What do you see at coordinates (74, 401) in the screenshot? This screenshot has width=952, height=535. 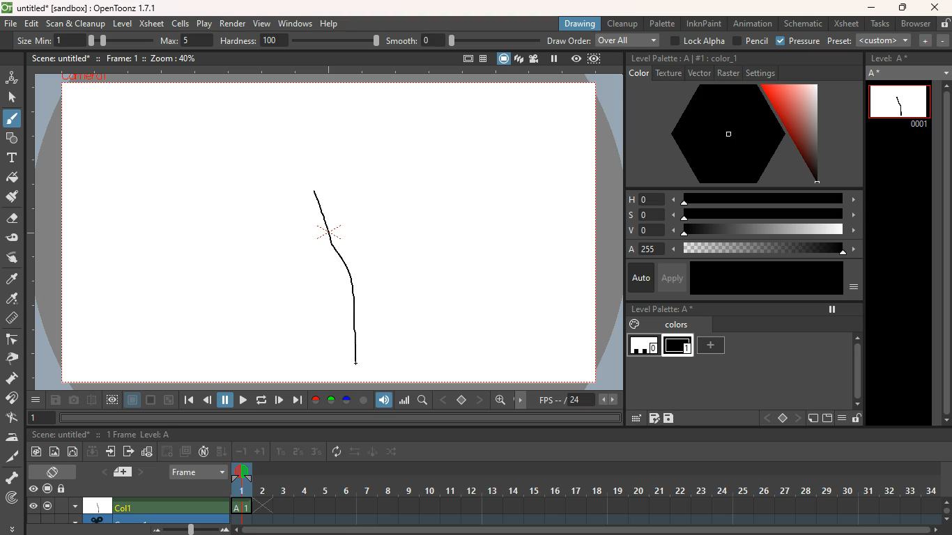 I see `camera` at bounding box center [74, 401].